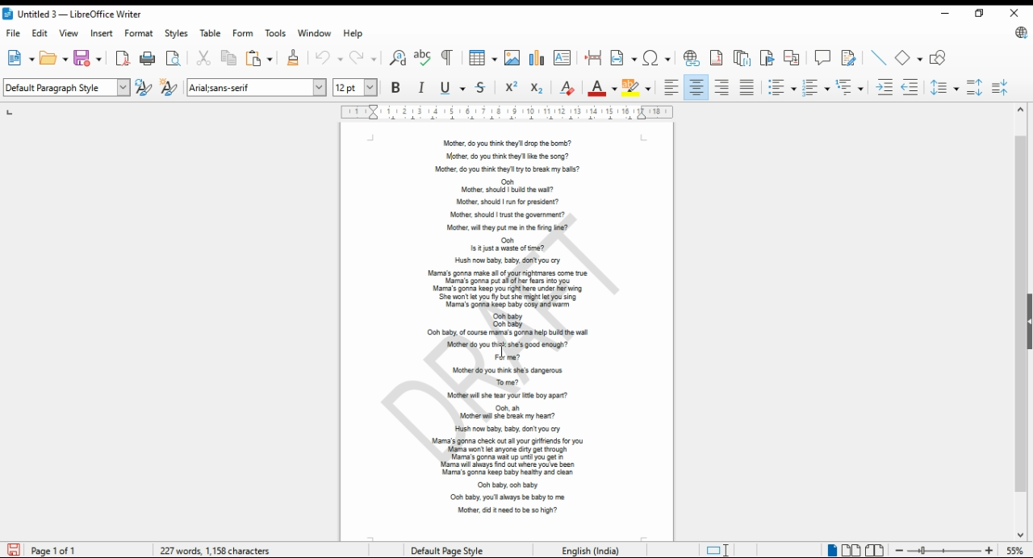  What do you see at coordinates (481, 86) in the screenshot?
I see `strikethrough` at bounding box center [481, 86].